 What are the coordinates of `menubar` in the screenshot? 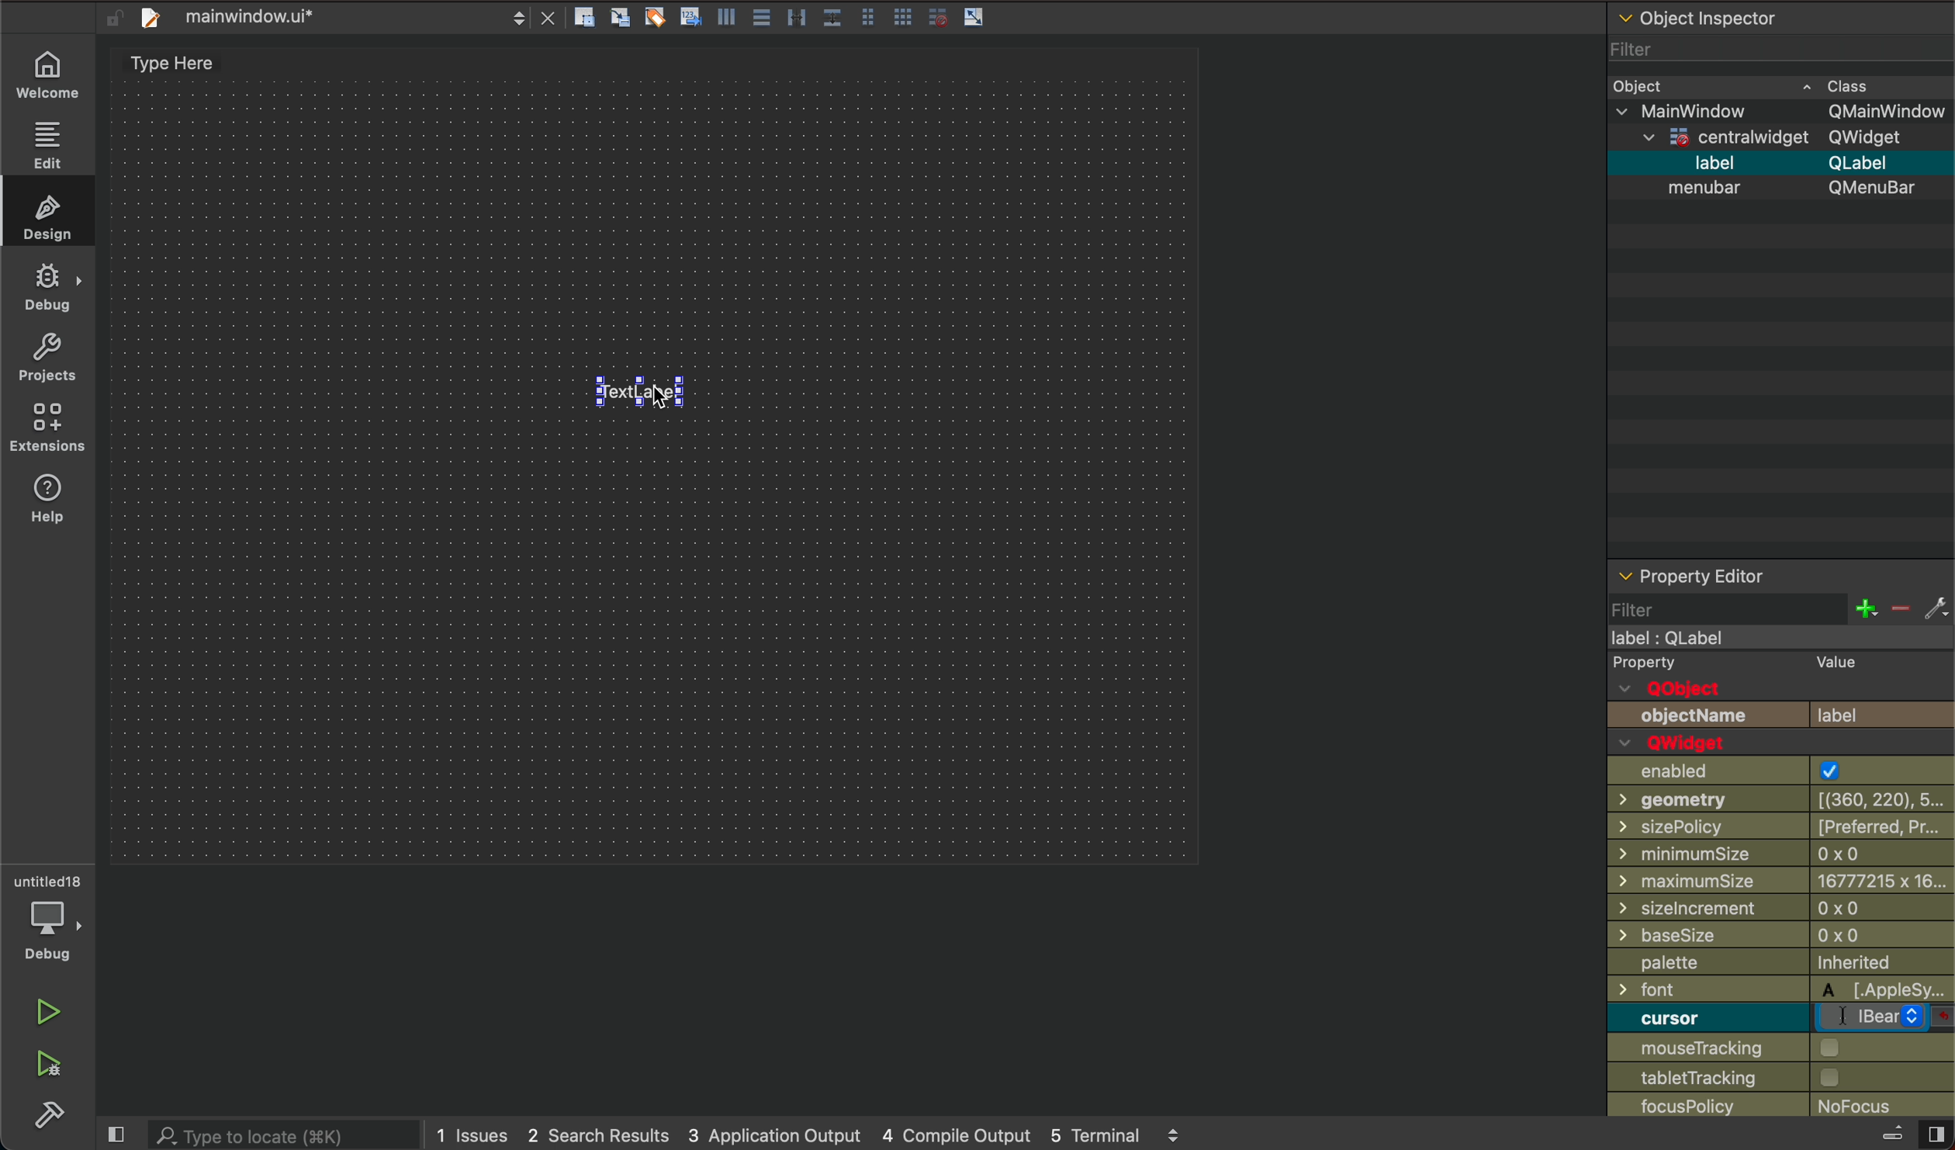 It's located at (1702, 189).